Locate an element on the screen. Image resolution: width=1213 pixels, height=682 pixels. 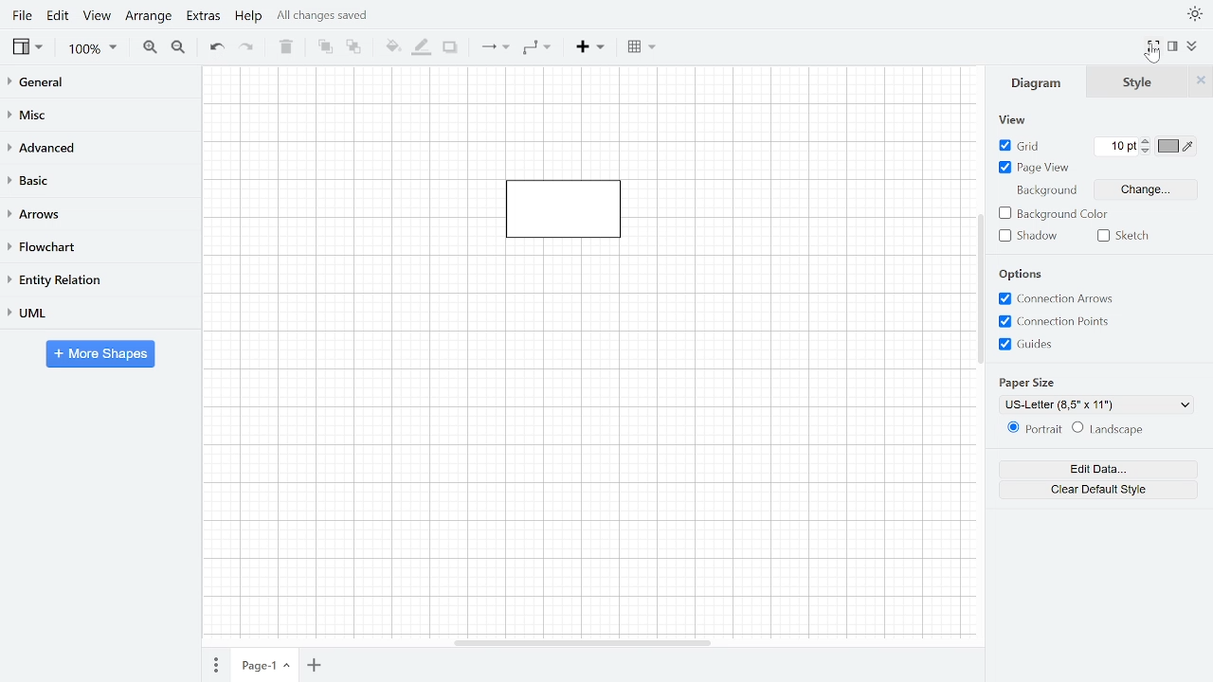
To back is located at coordinates (353, 48).